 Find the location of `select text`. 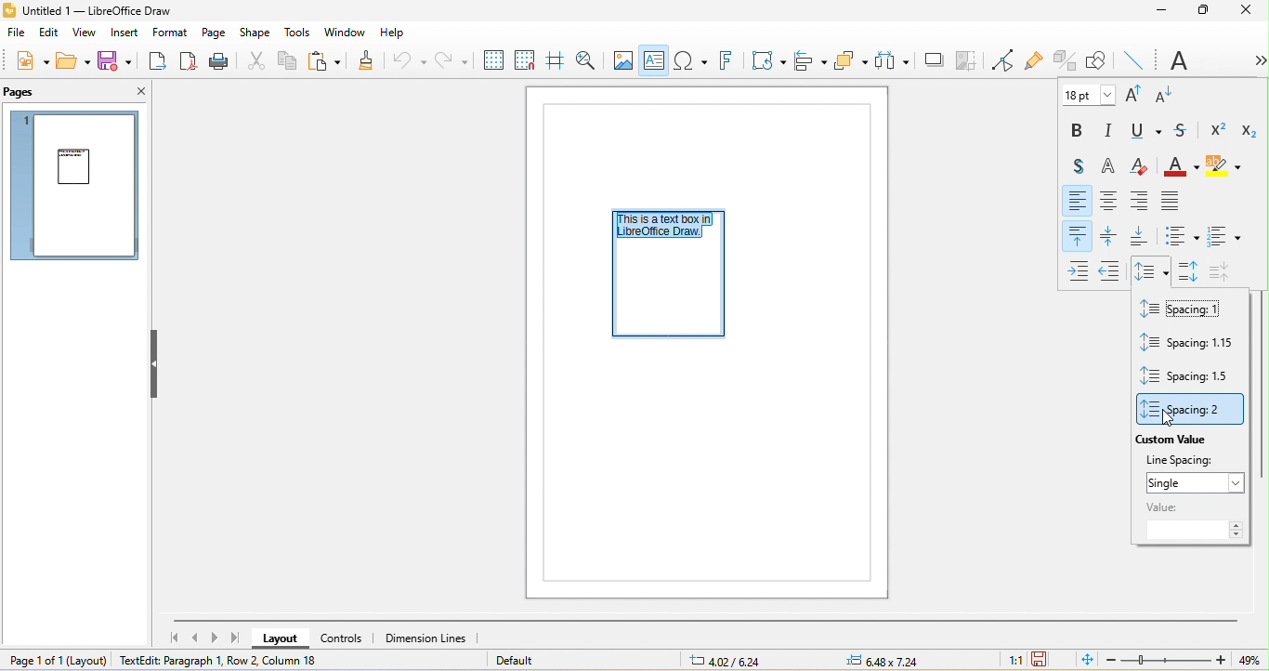

select text is located at coordinates (671, 228).